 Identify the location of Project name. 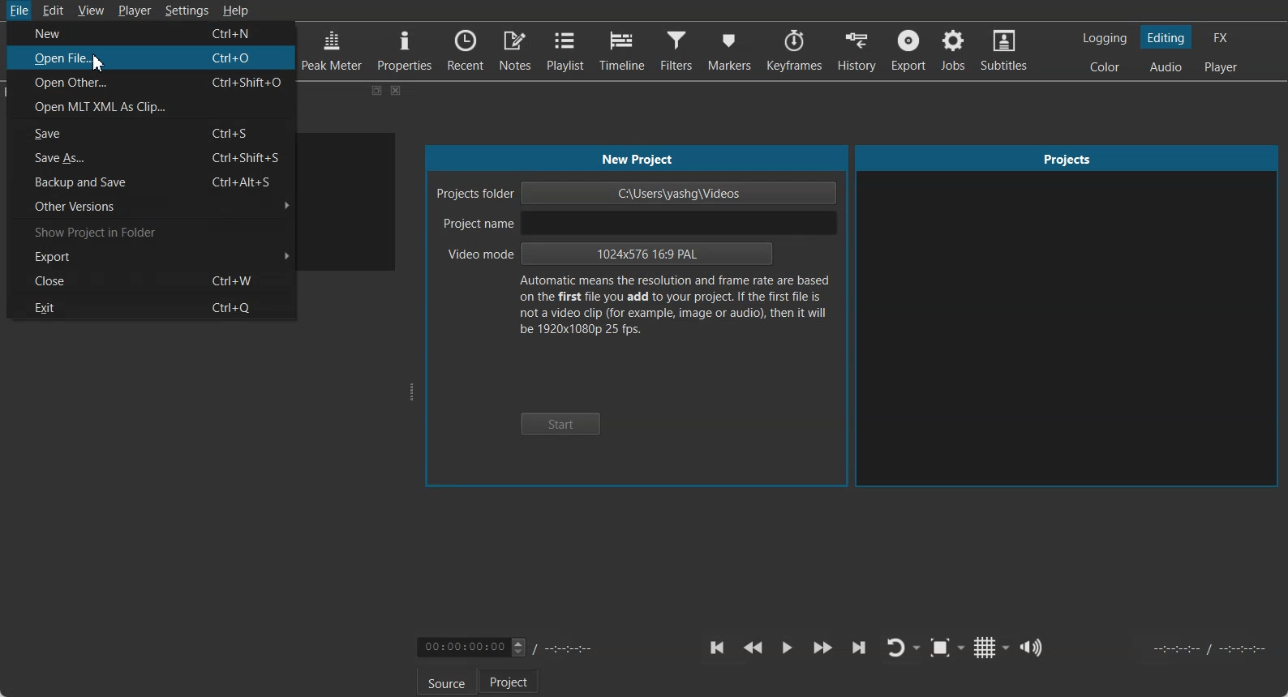
(635, 223).